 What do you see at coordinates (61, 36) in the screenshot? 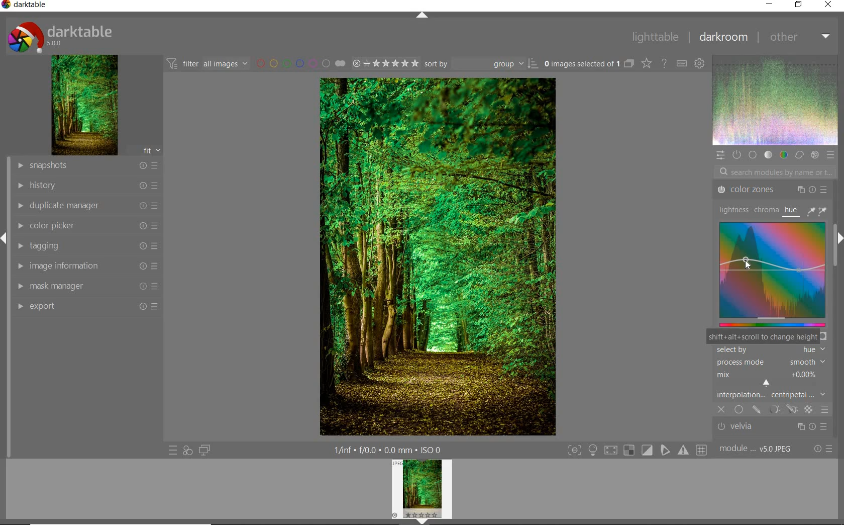
I see `SYSTEM LOGO & NAME` at bounding box center [61, 36].